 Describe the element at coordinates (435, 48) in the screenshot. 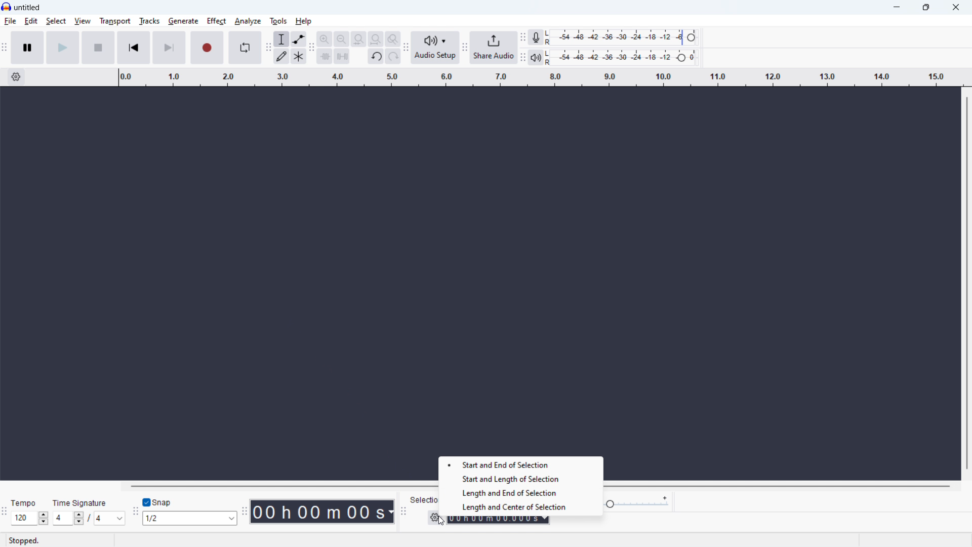

I see `audio setup` at that location.